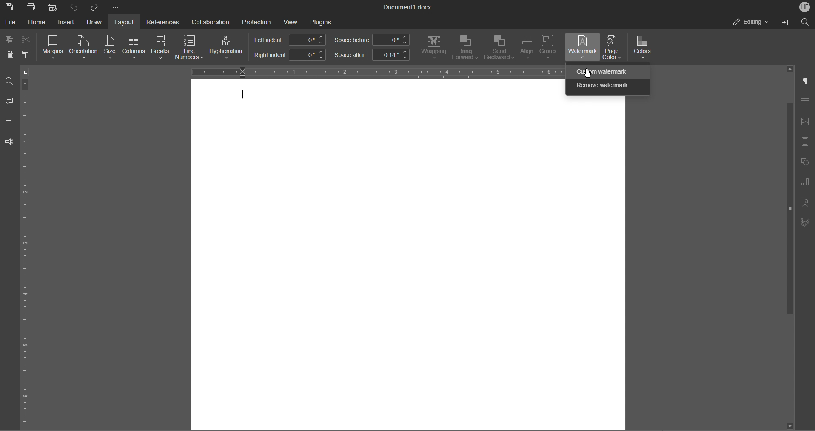 This screenshot has width=815, height=431. I want to click on Cut, so click(27, 40).